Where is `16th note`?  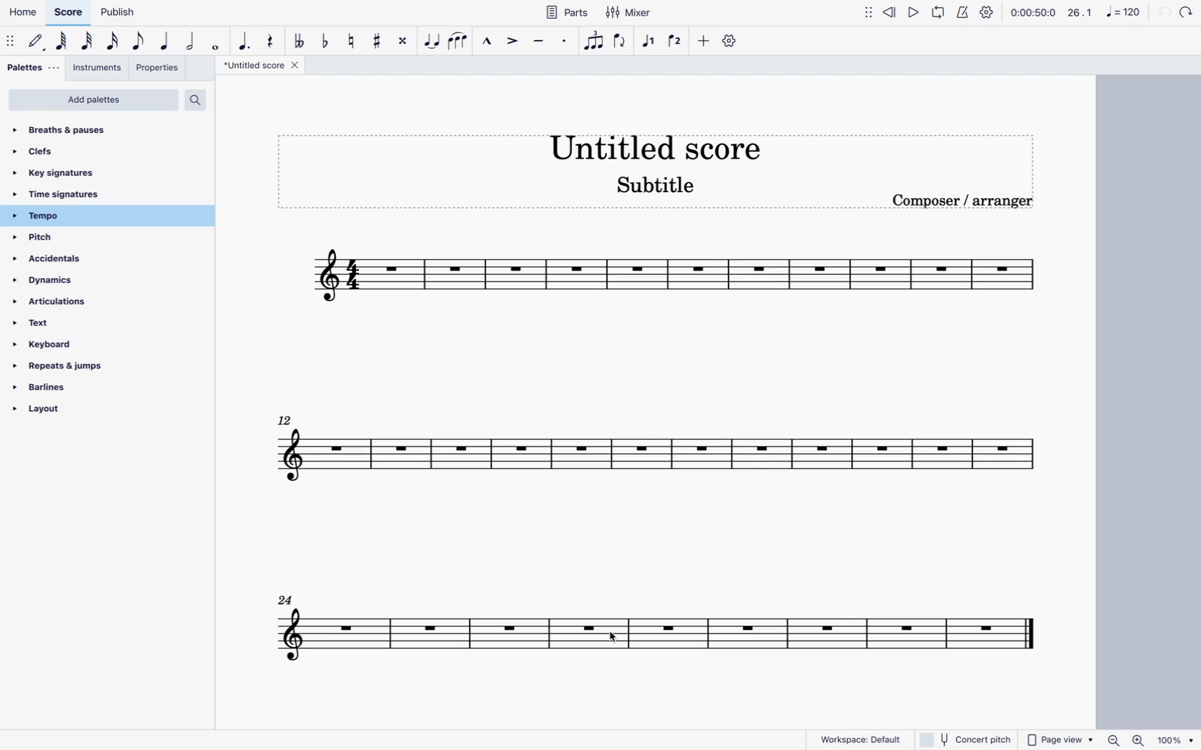
16th note is located at coordinates (113, 41).